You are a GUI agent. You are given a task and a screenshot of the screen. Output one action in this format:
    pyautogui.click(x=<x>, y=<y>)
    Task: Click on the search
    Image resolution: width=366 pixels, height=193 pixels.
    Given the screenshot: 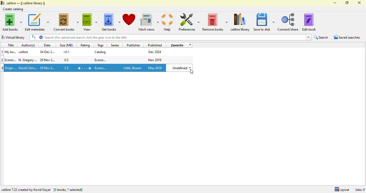 What is the action you would take?
    pyautogui.click(x=174, y=37)
    